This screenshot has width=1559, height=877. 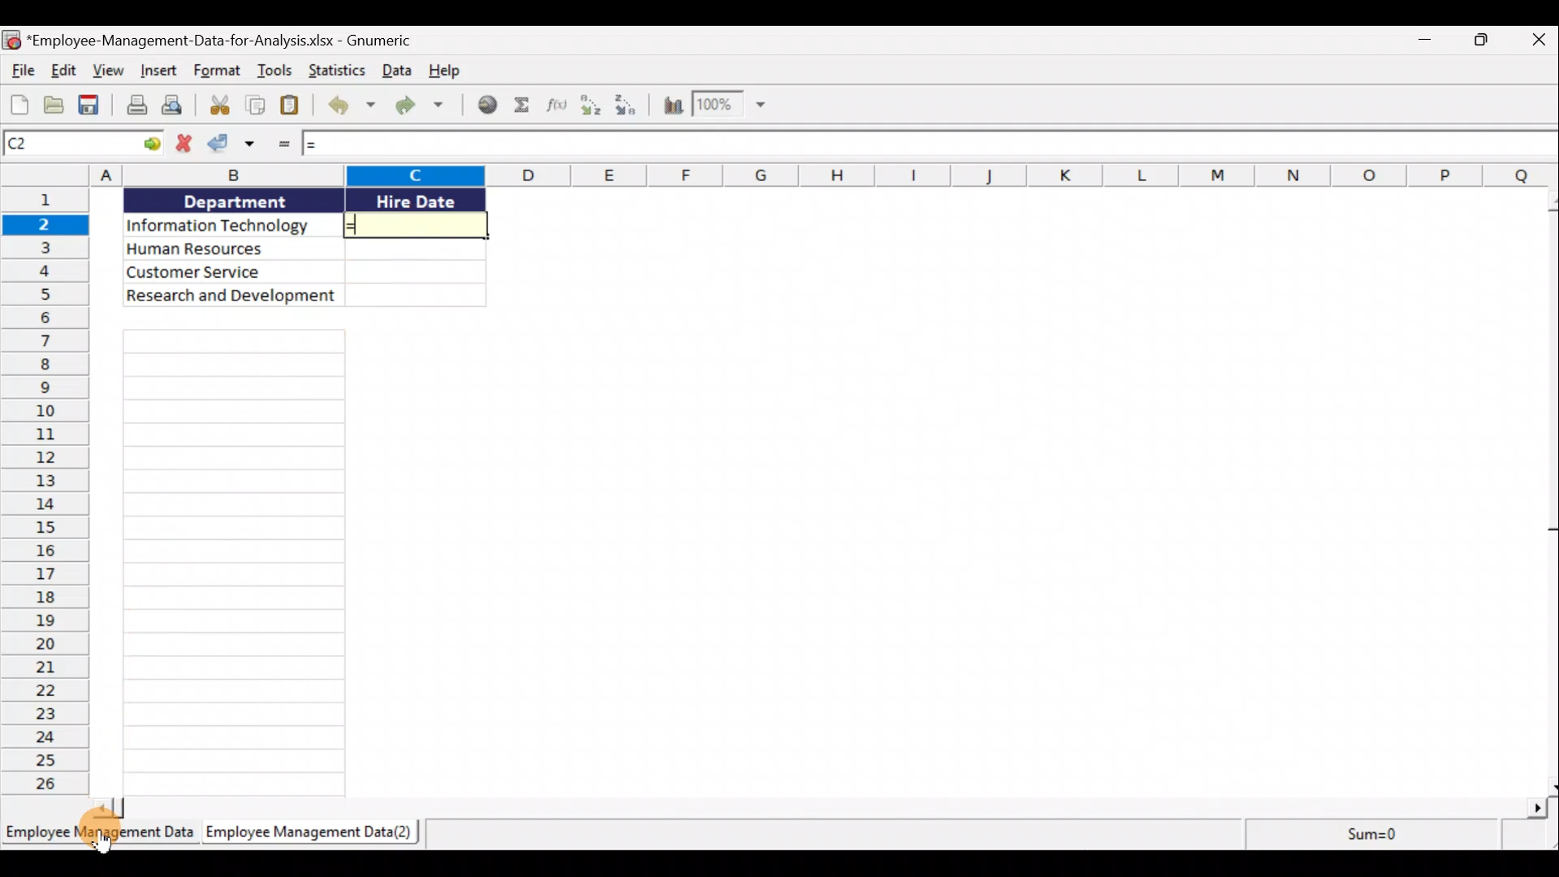 I want to click on =, so click(x=316, y=144).